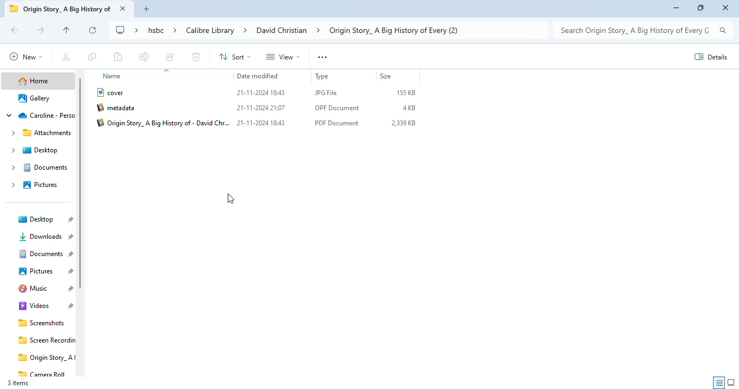 This screenshot has width=739, height=389. What do you see at coordinates (262, 108) in the screenshot?
I see `modified date & time` at bounding box center [262, 108].